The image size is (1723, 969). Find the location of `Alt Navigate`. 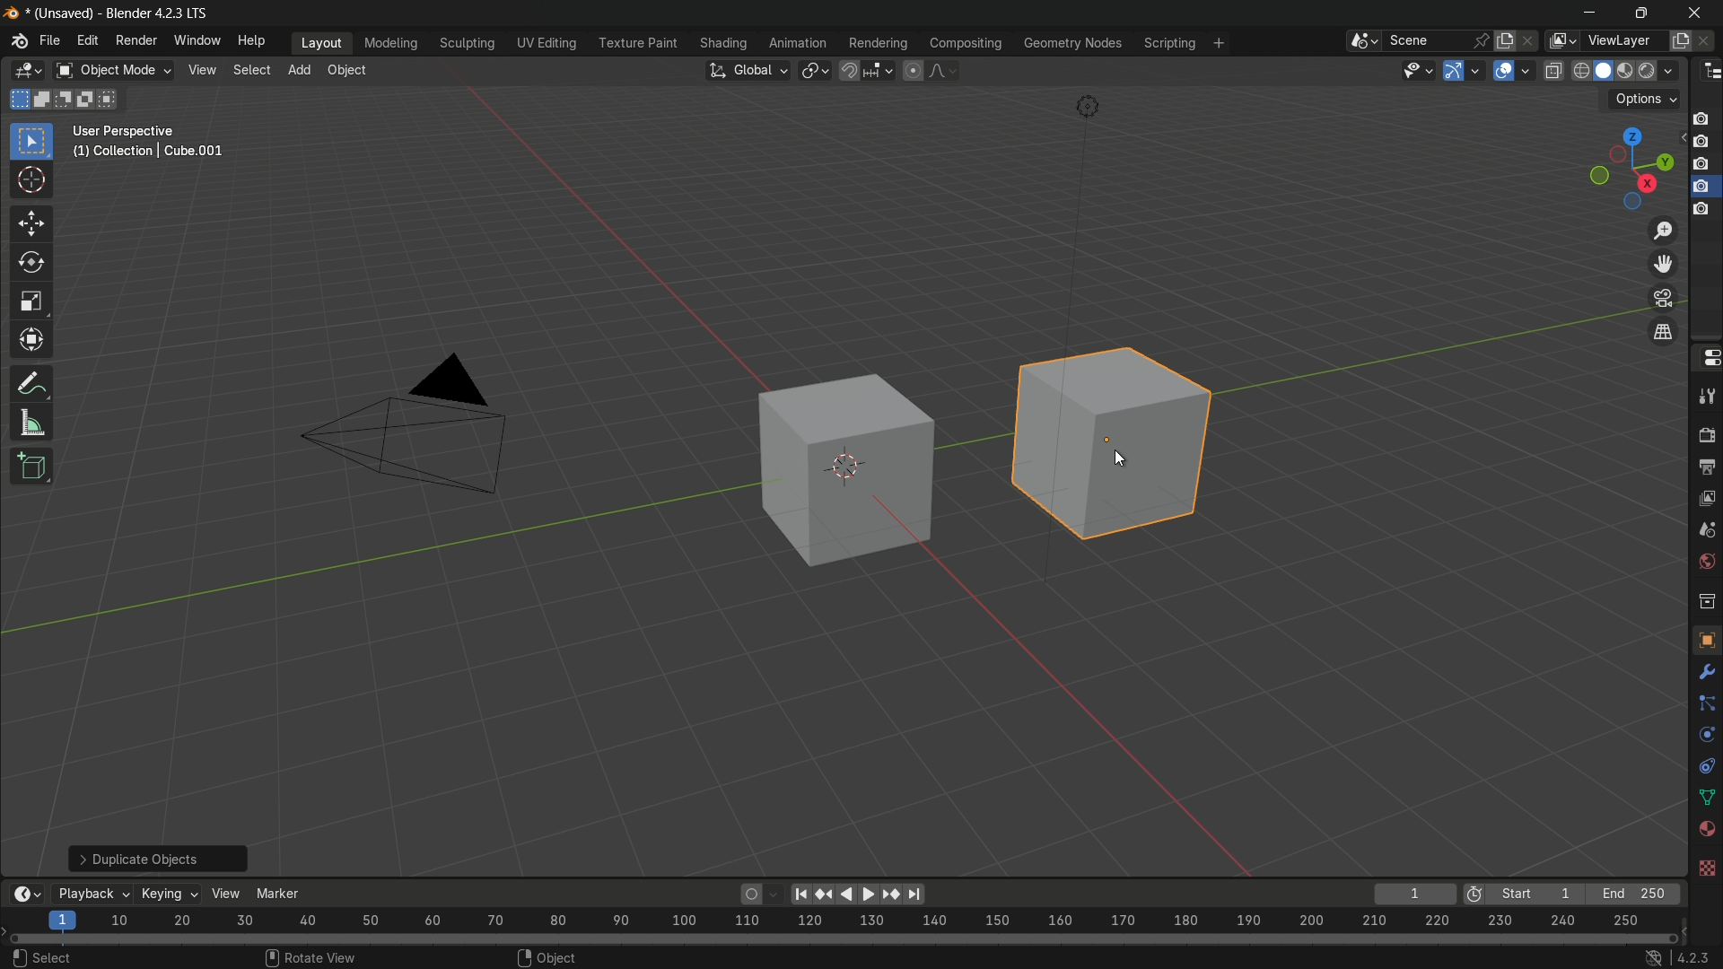

Alt Navigate is located at coordinates (1442, 958).